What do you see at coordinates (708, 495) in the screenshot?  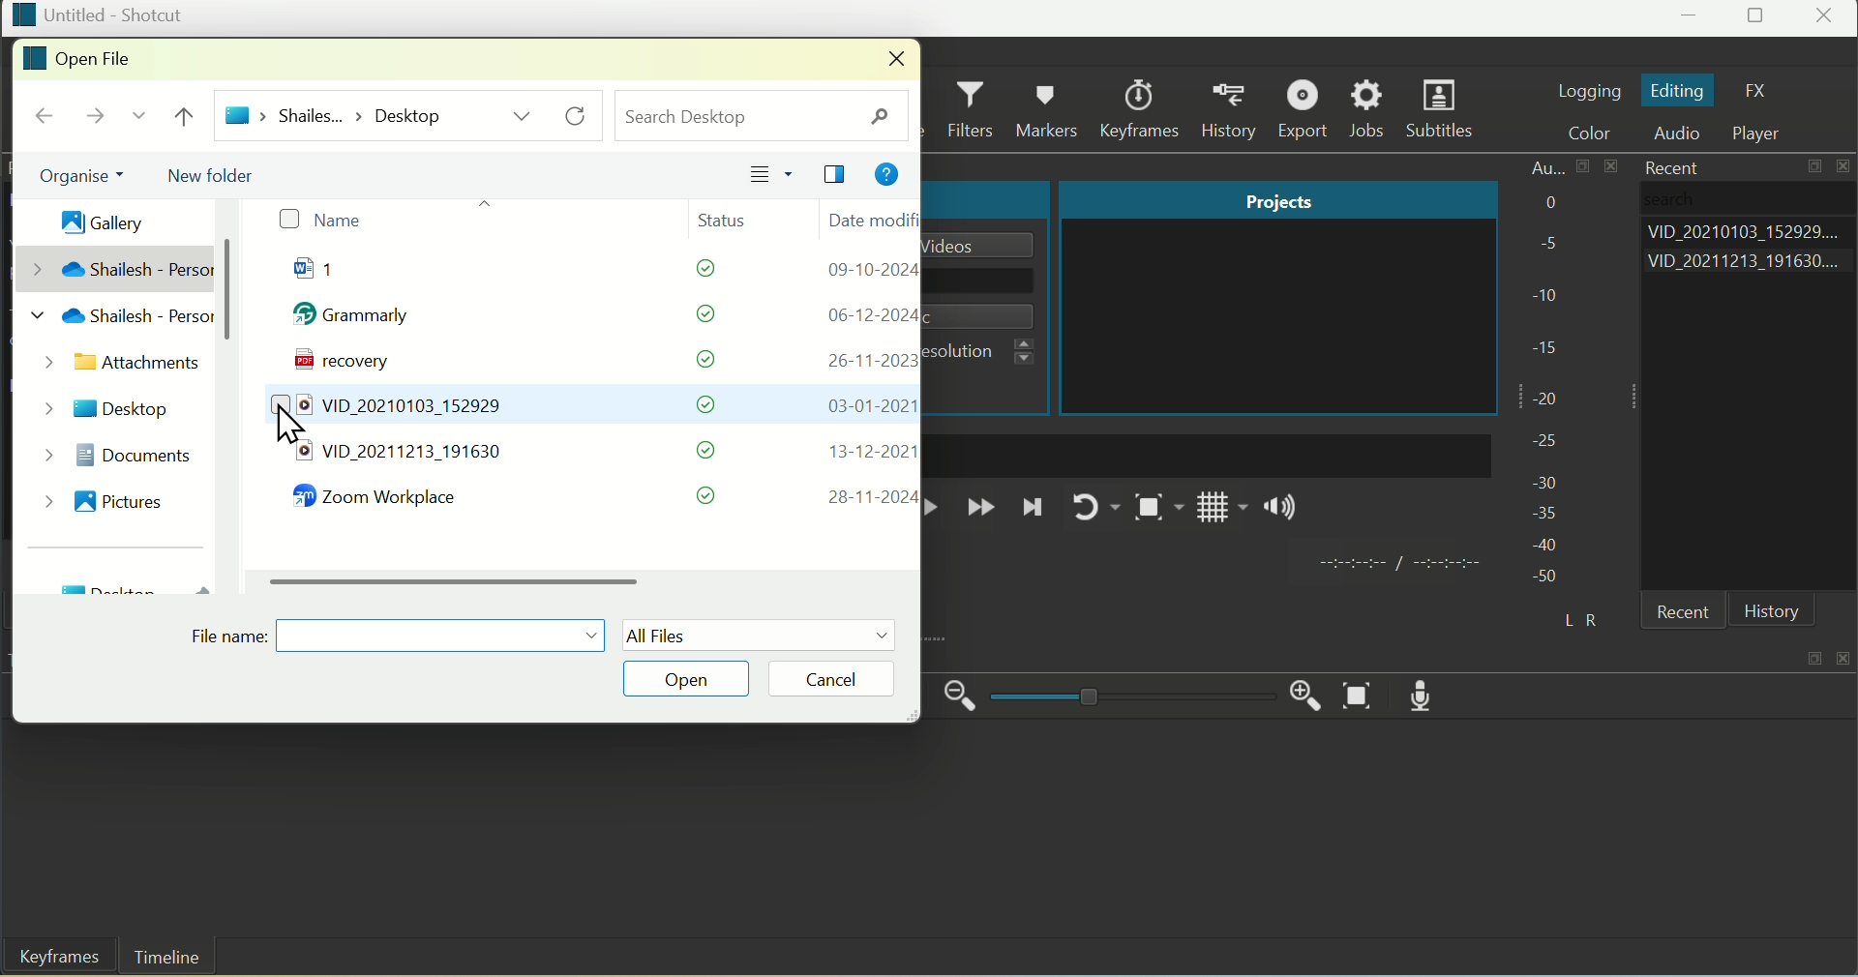 I see `status` at bounding box center [708, 495].